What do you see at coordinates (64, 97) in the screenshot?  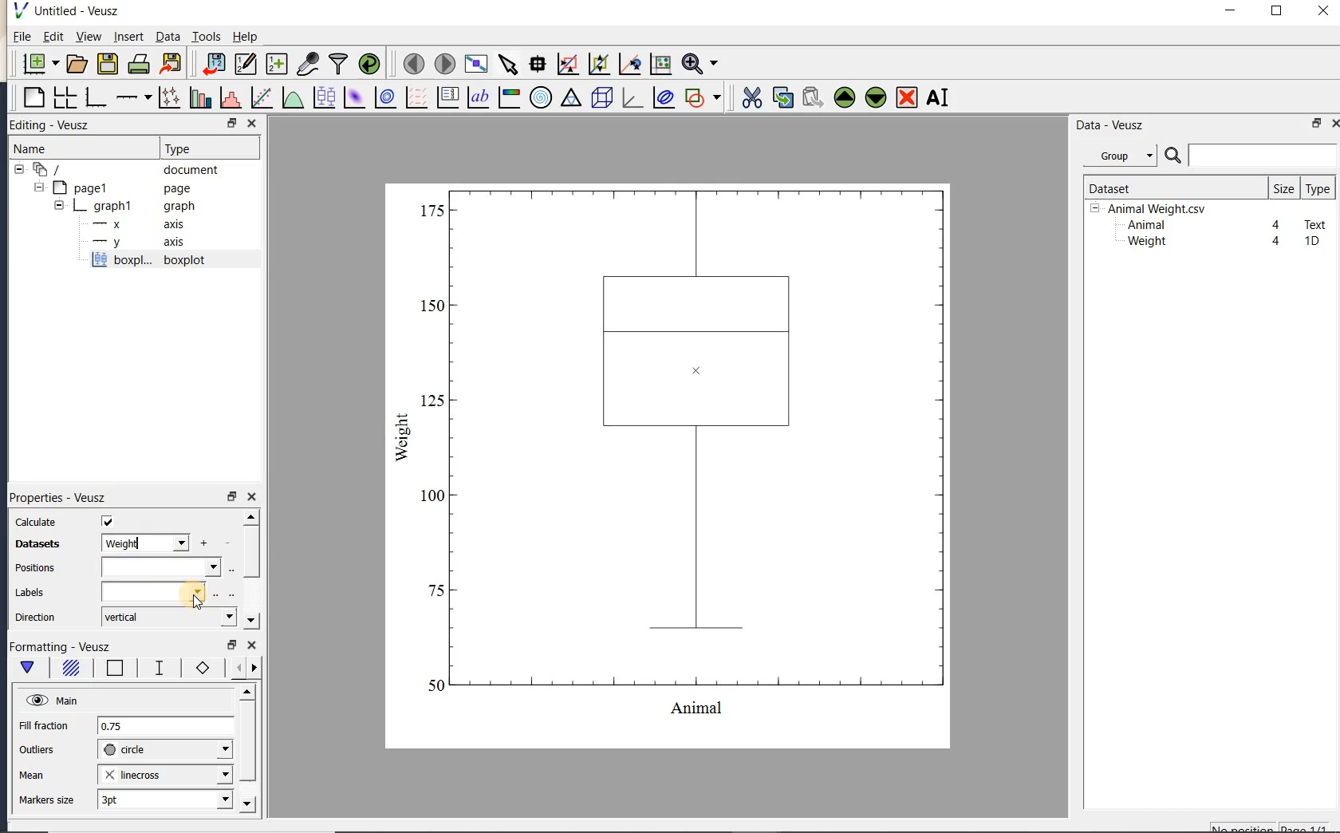 I see `arrange graphs in a grid` at bounding box center [64, 97].